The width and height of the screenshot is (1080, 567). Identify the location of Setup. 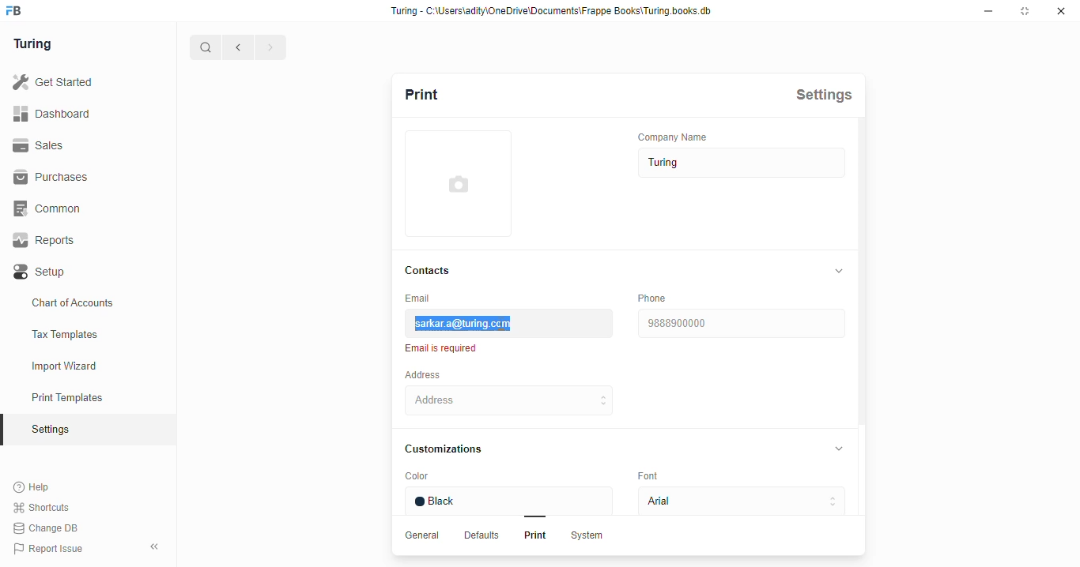
(73, 272).